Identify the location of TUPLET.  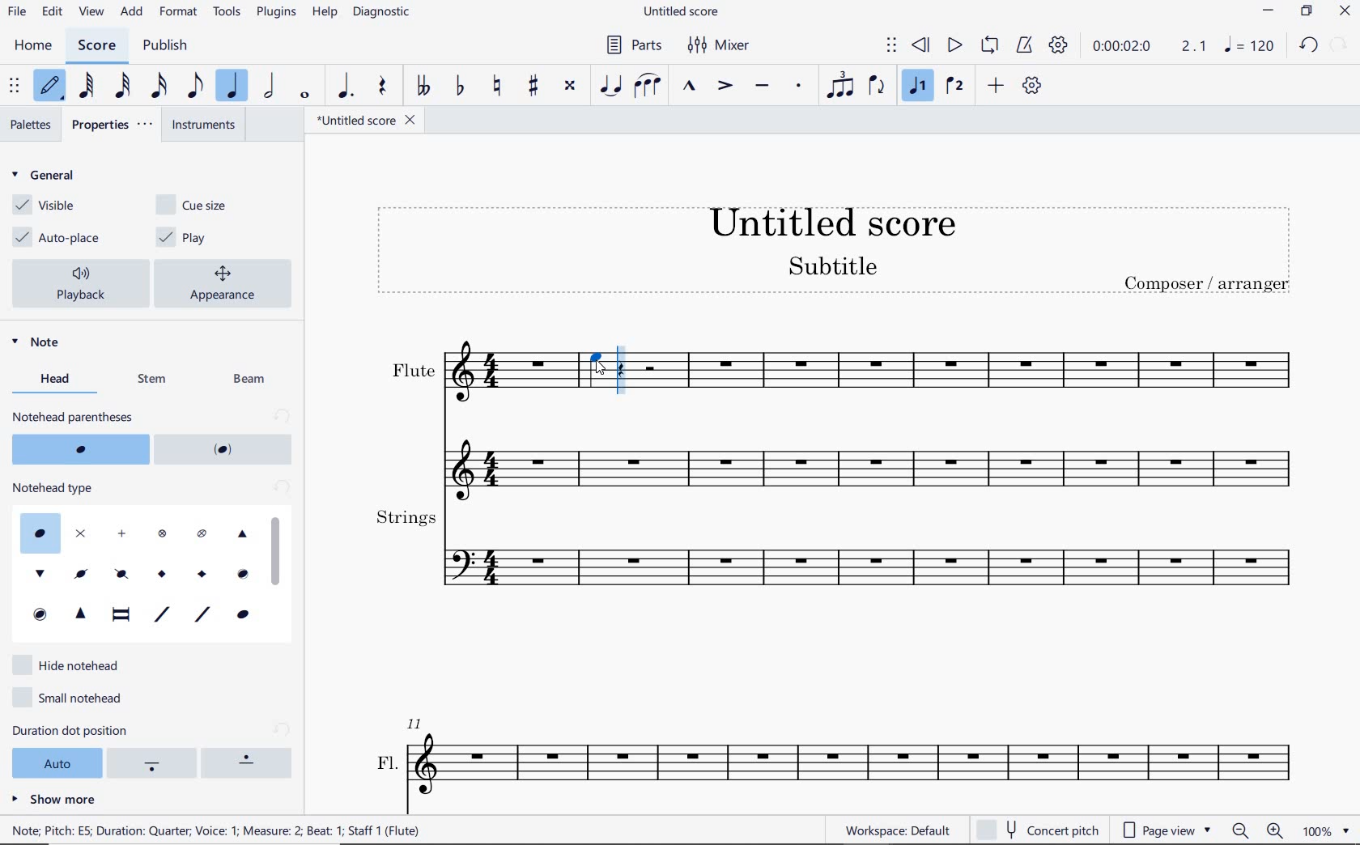
(844, 84).